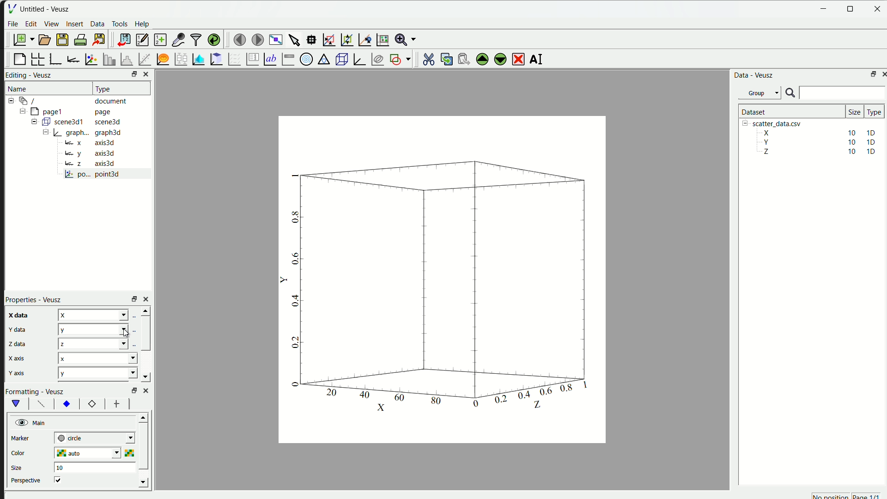  I want to click on cursor, so click(128, 335).